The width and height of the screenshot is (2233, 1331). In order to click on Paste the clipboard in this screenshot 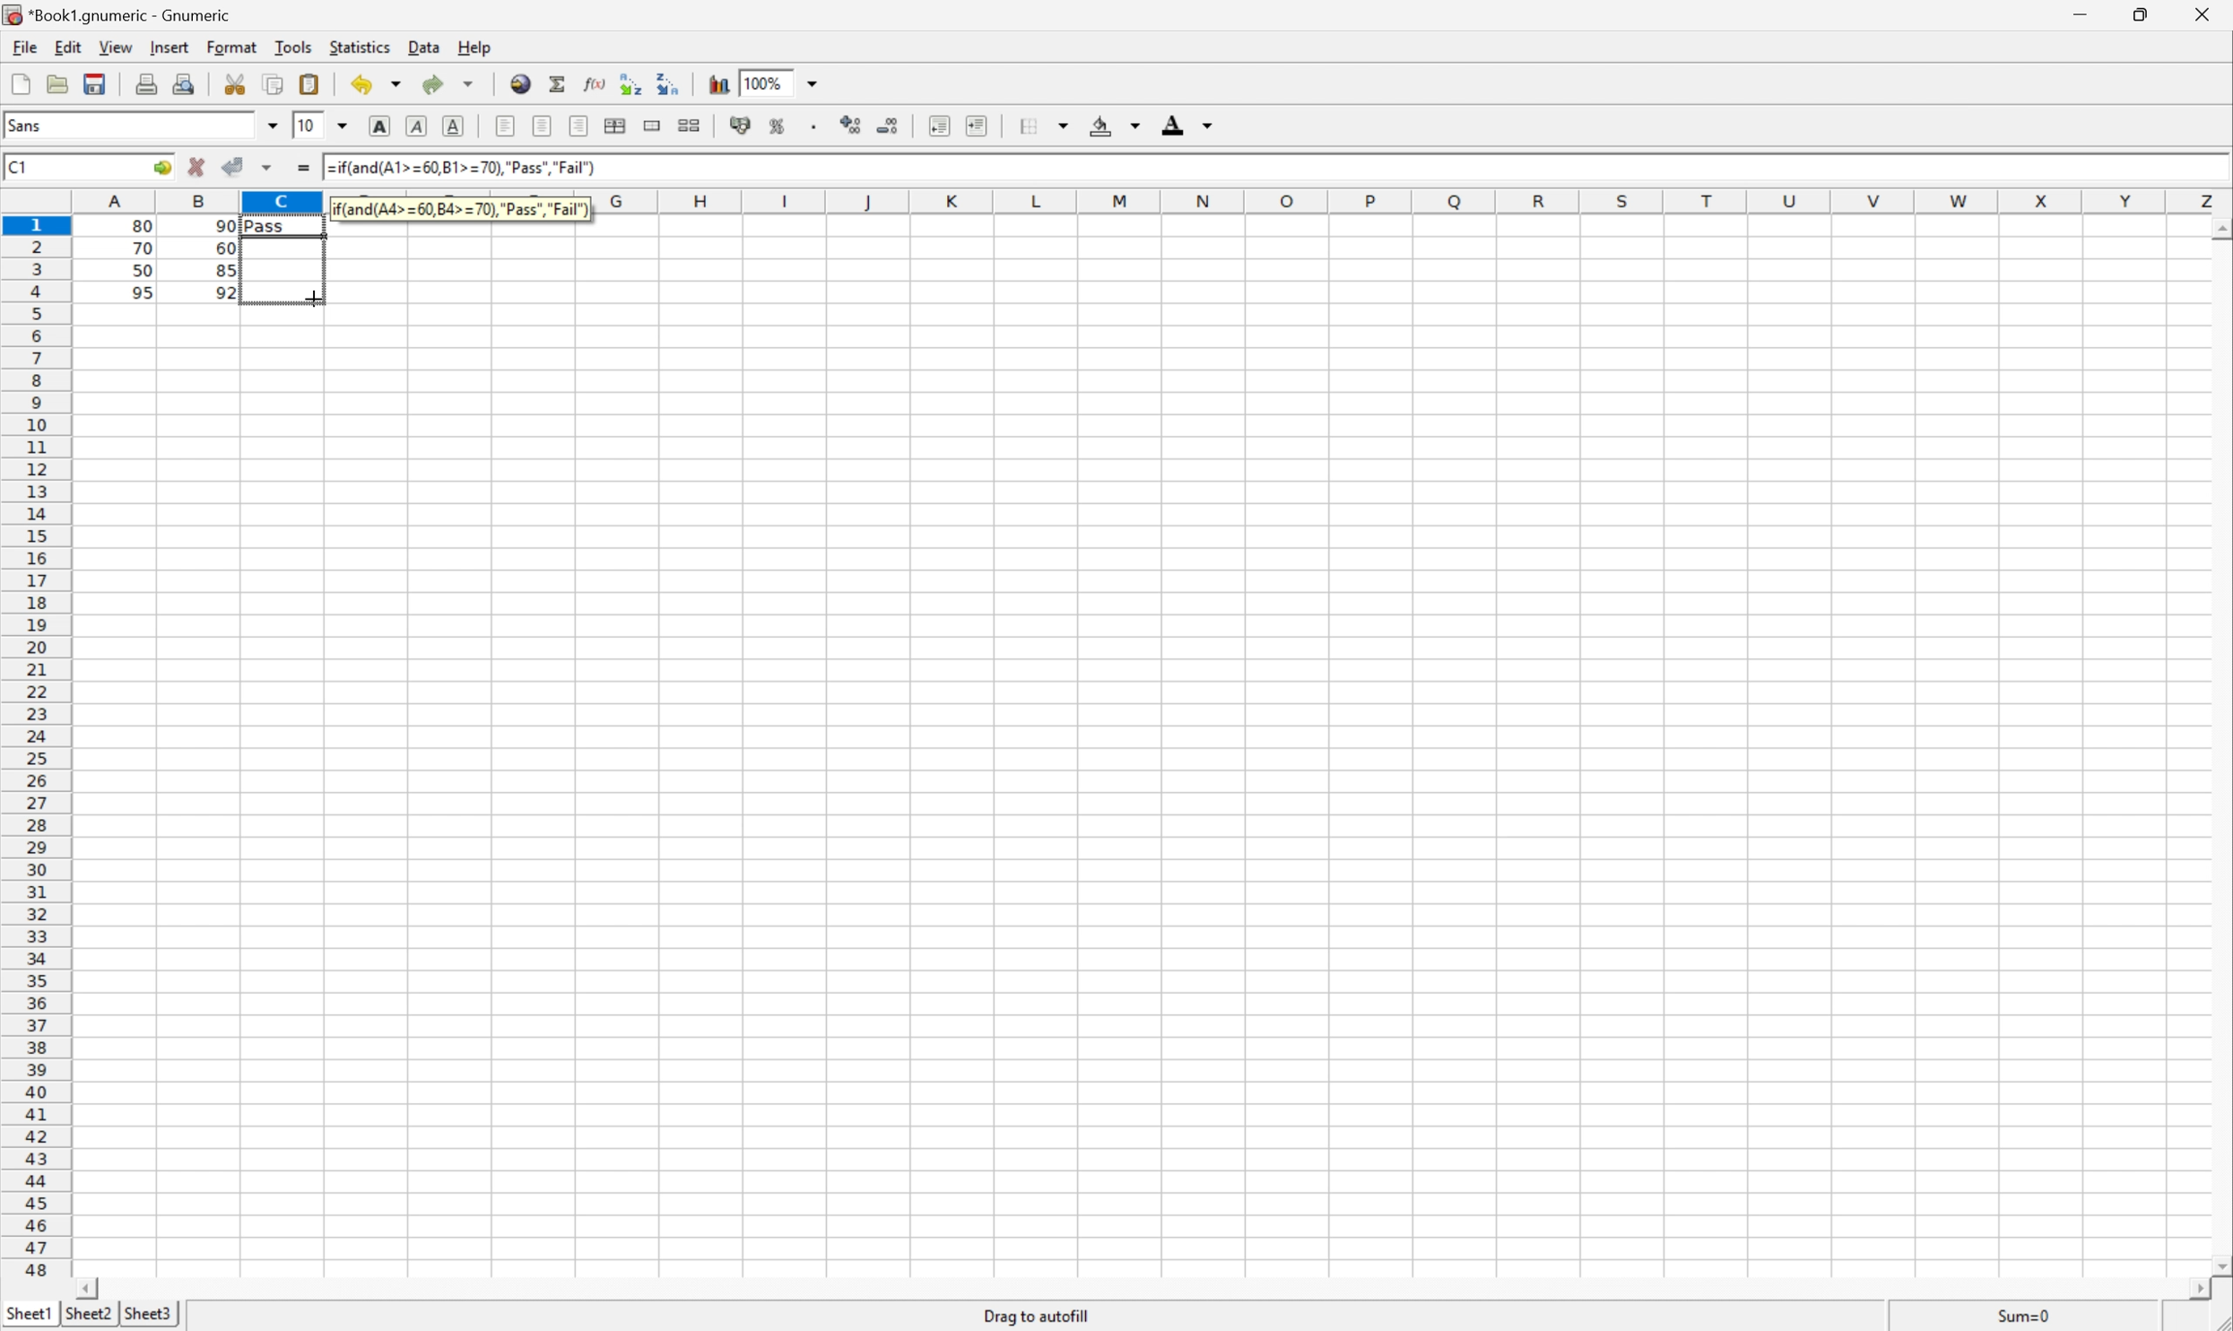, I will do `click(311, 85)`.